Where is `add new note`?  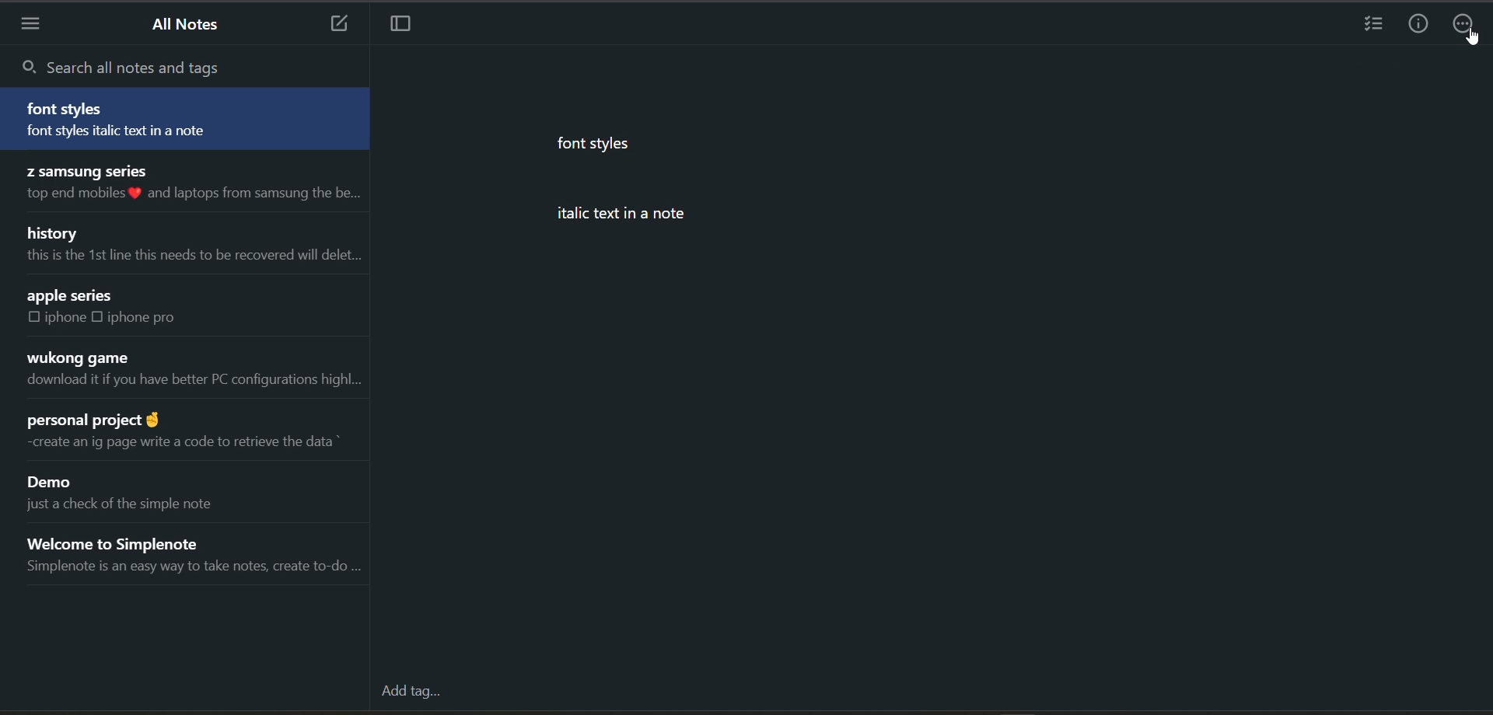 add new note is located at coordinates (337, 25).